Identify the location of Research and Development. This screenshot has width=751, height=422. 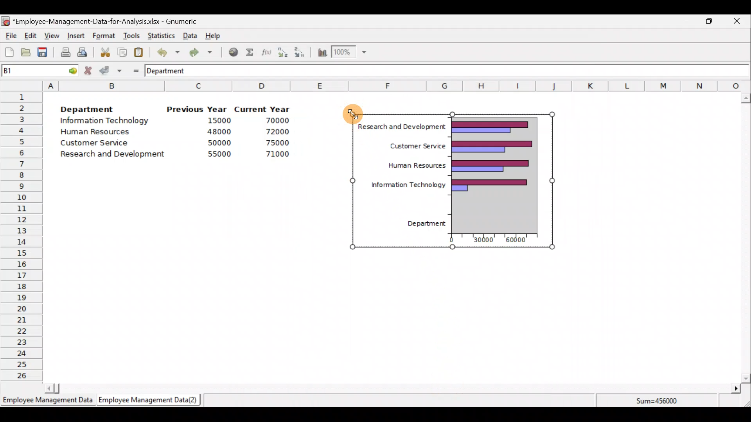
(115, 155).